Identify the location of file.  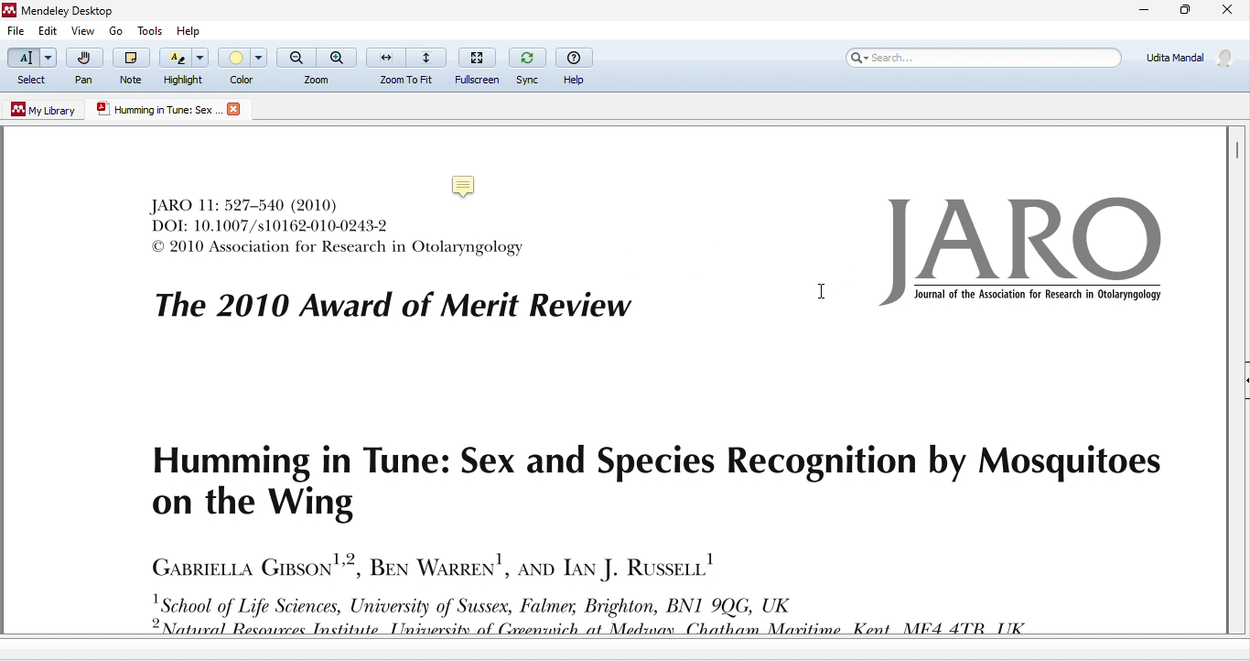
(17, 33).